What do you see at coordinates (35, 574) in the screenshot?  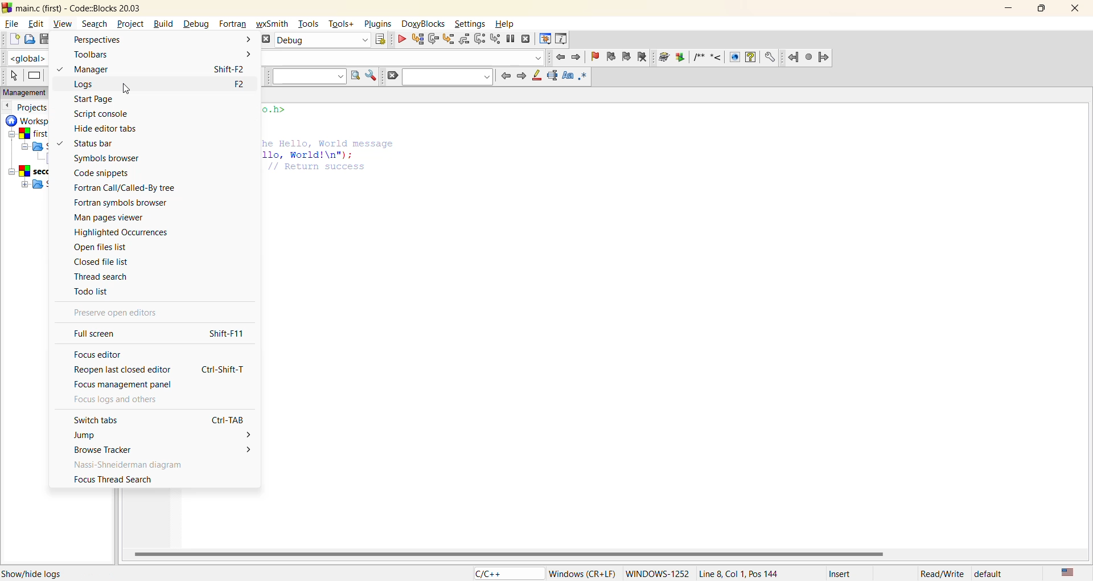 I see `Show/hide logs` at bounding box center [35, 574].